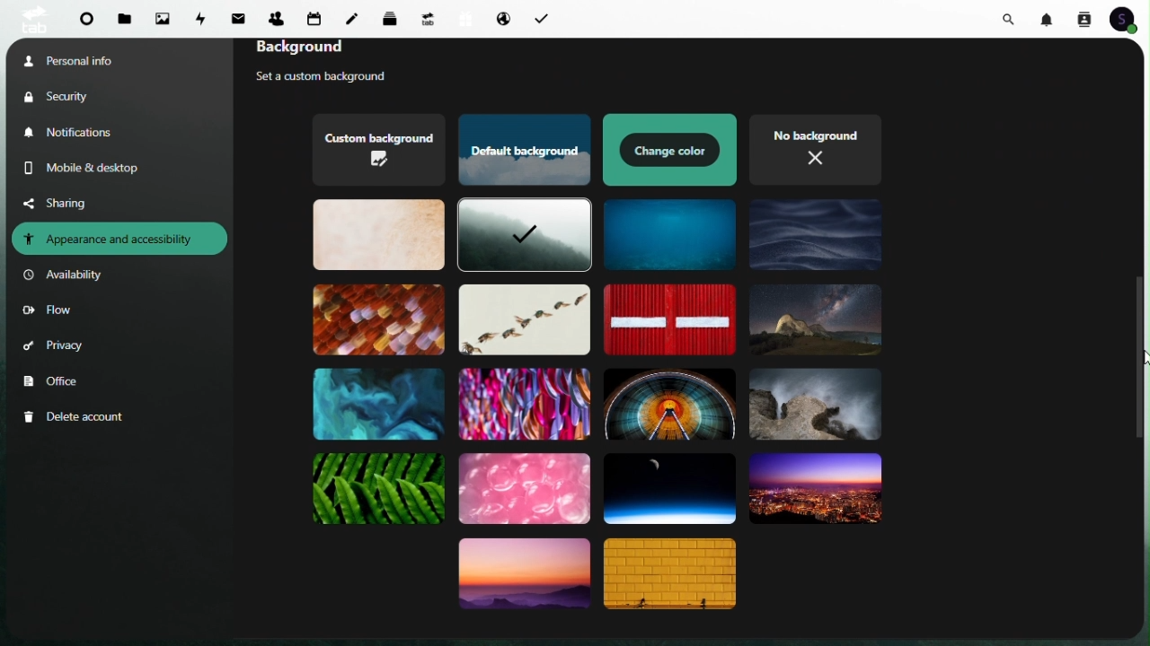  What do you see at coordinates (119, 238) in the screenshot?
I see `Appearance and visibility` at bounding box center [119, 238].